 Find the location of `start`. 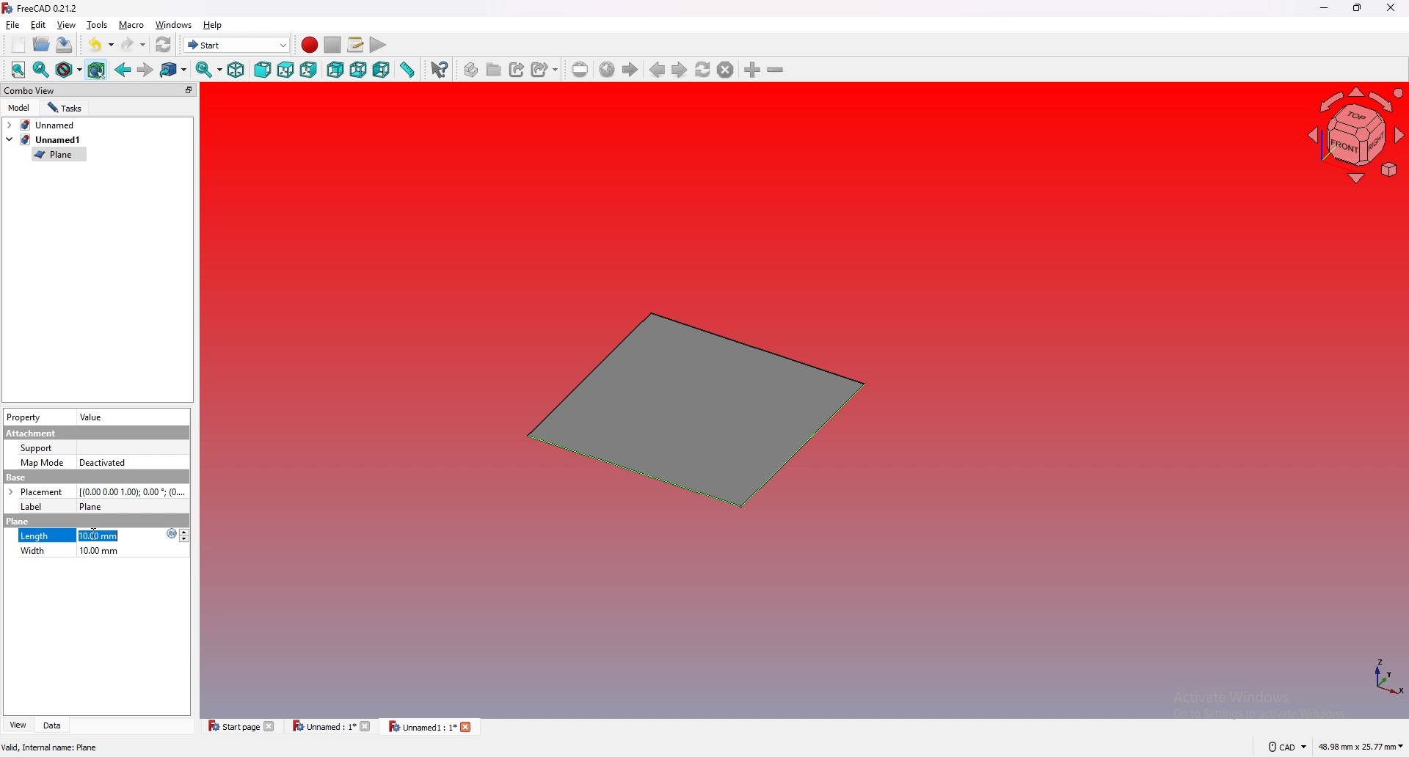

start is located at coordinates (237, 44).